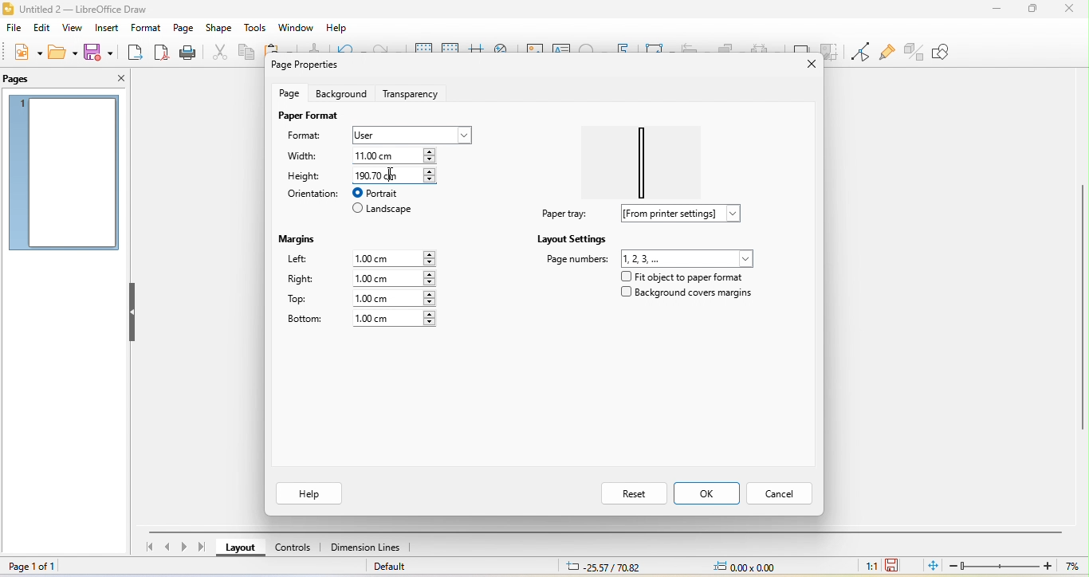 The width and height of the screenshot is (1089, 577). Describe the element at coordinates (1082, 303) in the screenshot. I see `vertical scroll bar` at that location.